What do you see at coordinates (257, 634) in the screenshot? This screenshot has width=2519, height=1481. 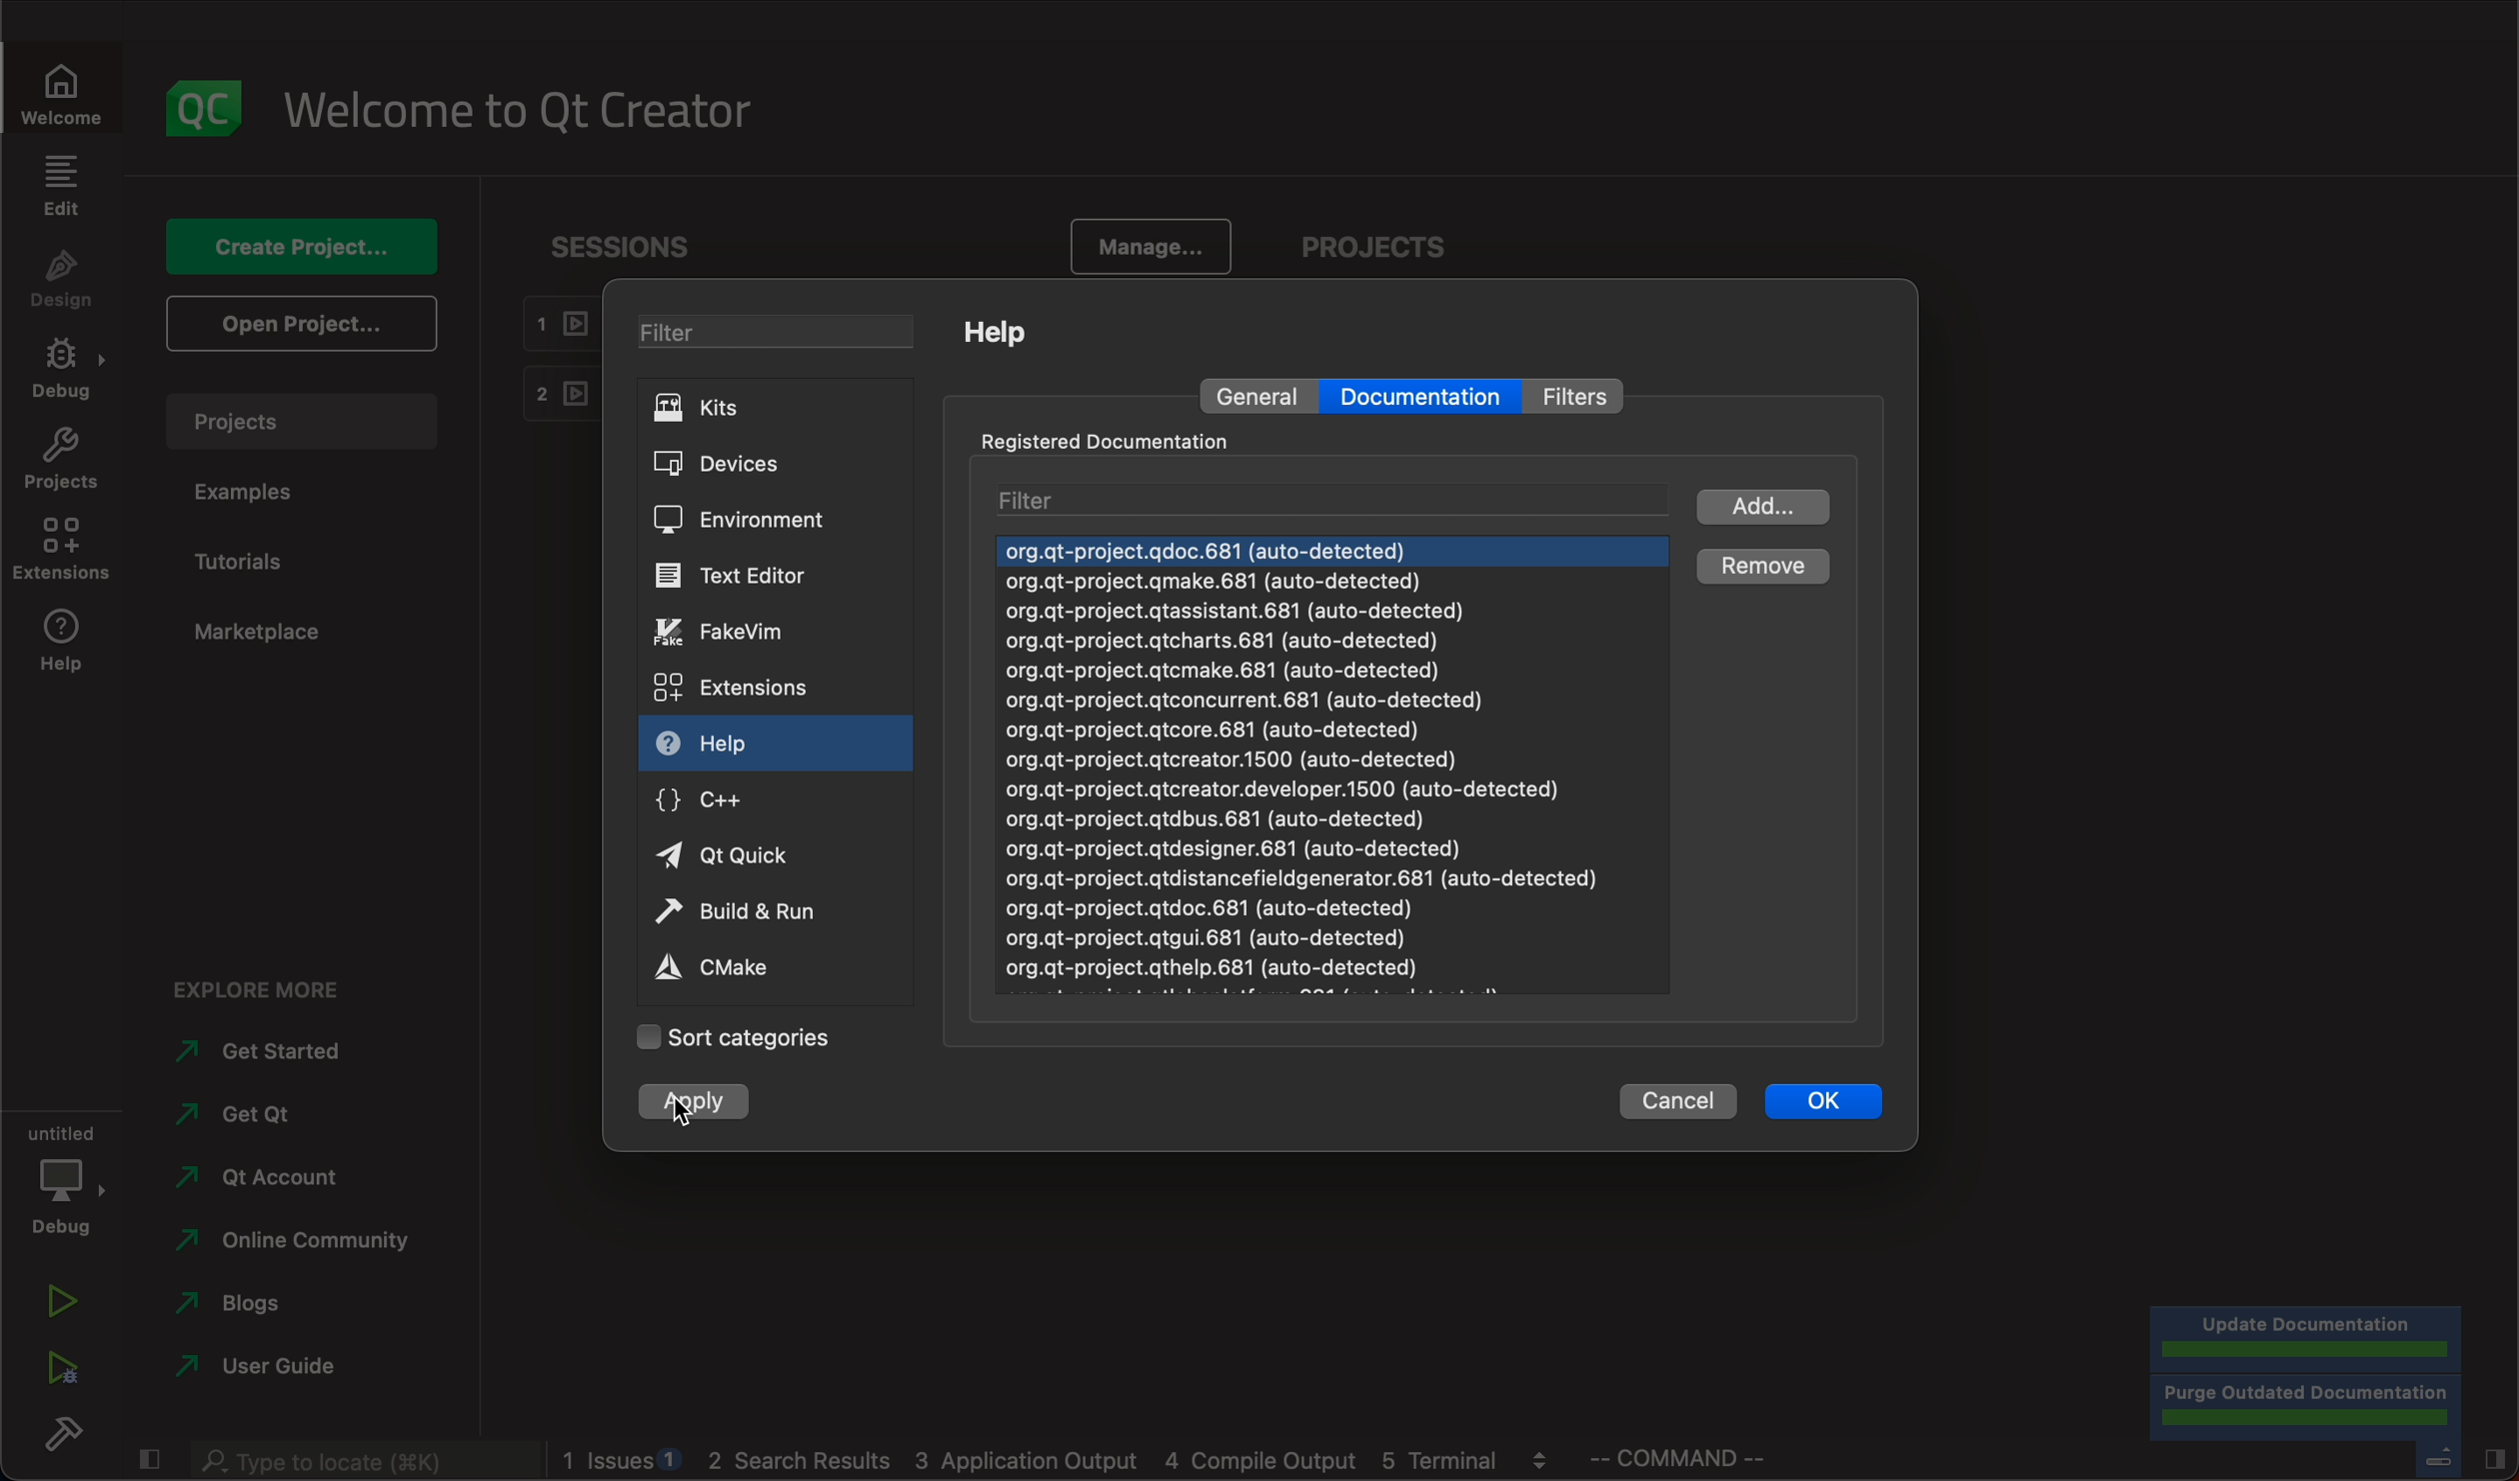 I see `marketplace` at bounding box center [257, 634].